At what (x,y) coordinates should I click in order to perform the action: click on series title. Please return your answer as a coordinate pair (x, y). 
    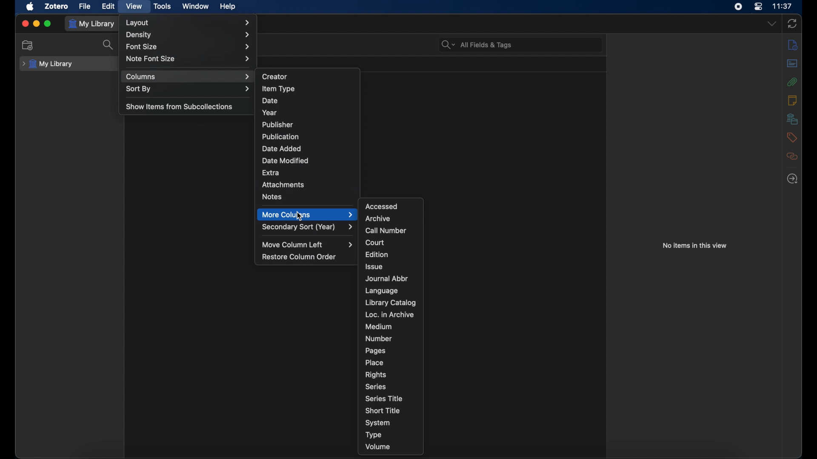
    Looking at the image, I should click on (384, 398).